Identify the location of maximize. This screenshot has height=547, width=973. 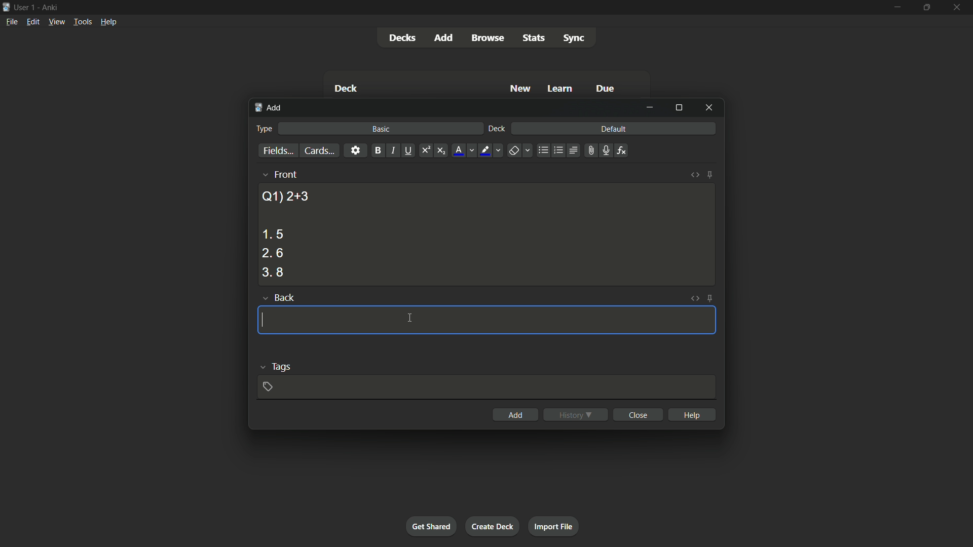
(925, 7).